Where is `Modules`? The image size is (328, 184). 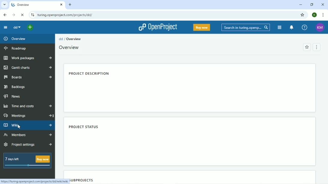
Modules is located at coordinates (280, 28).